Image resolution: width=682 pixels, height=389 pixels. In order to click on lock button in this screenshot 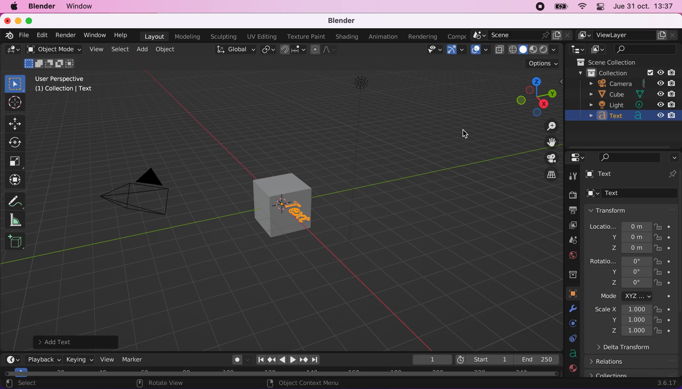, I will do `click(664, 330)`.